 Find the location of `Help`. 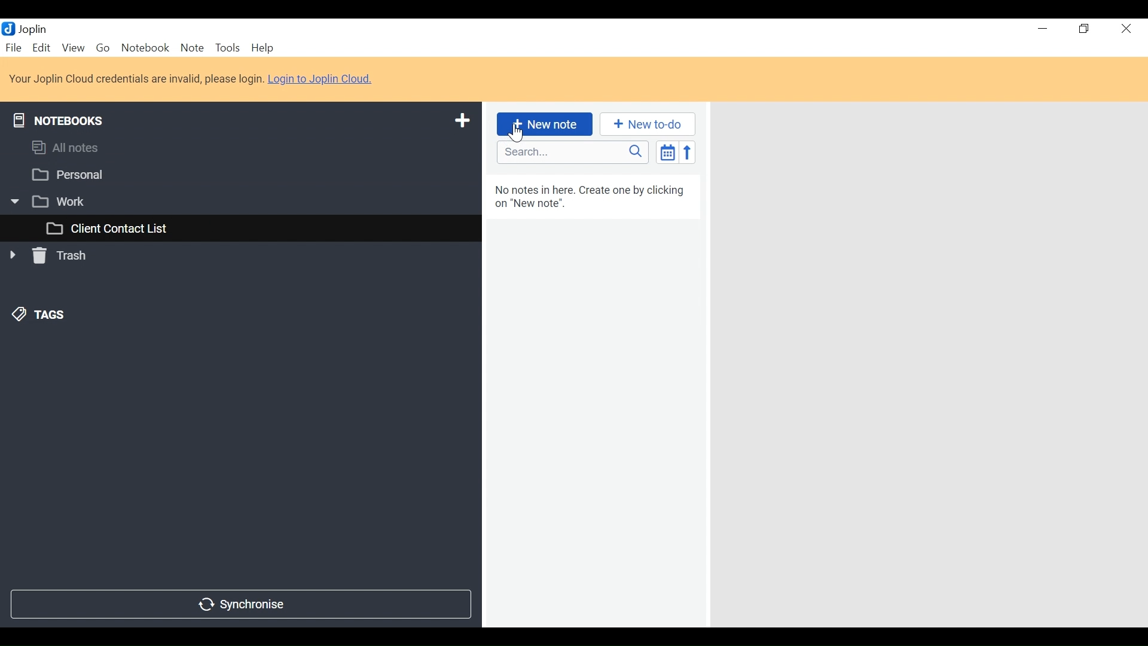

Help is located at coordinates (261, 48).